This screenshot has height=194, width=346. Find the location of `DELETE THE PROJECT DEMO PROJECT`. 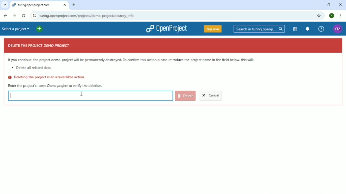

DELETE THE PROJECT DEMO PROJECT is located at coordinates (40, 46).